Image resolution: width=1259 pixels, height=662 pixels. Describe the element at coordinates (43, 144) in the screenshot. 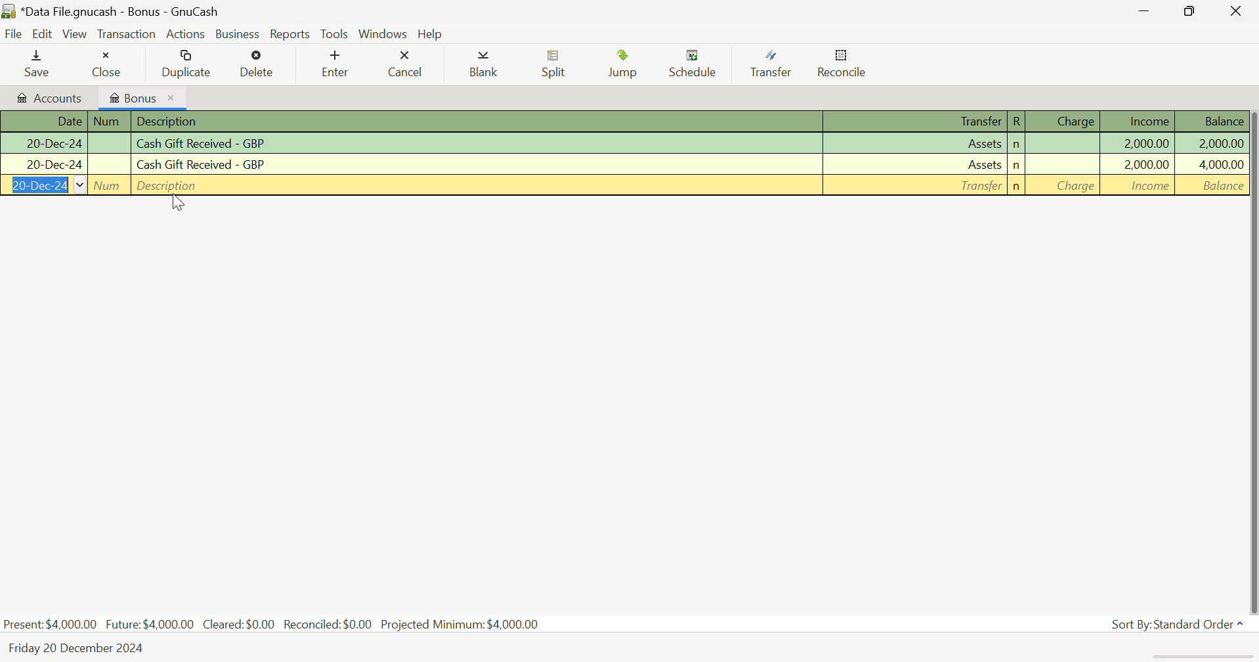

I see `Date` at that location.